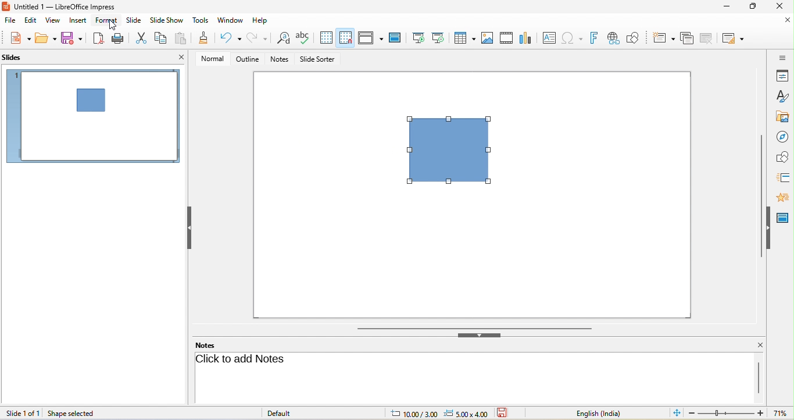  What do you see at coordinates (725, 6) in the screenshot?
I see `minimize` at bounding box center [725, 6].